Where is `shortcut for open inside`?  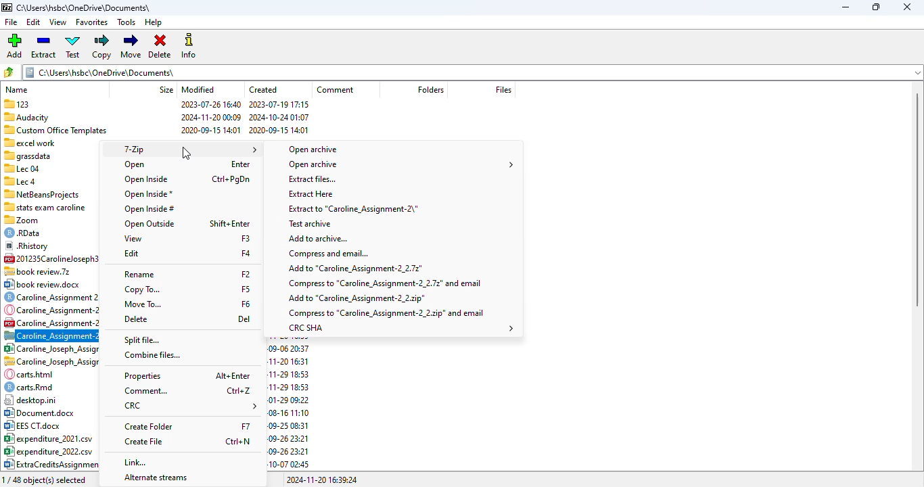 shortcut for open inside is located at coordinates (231, 179).